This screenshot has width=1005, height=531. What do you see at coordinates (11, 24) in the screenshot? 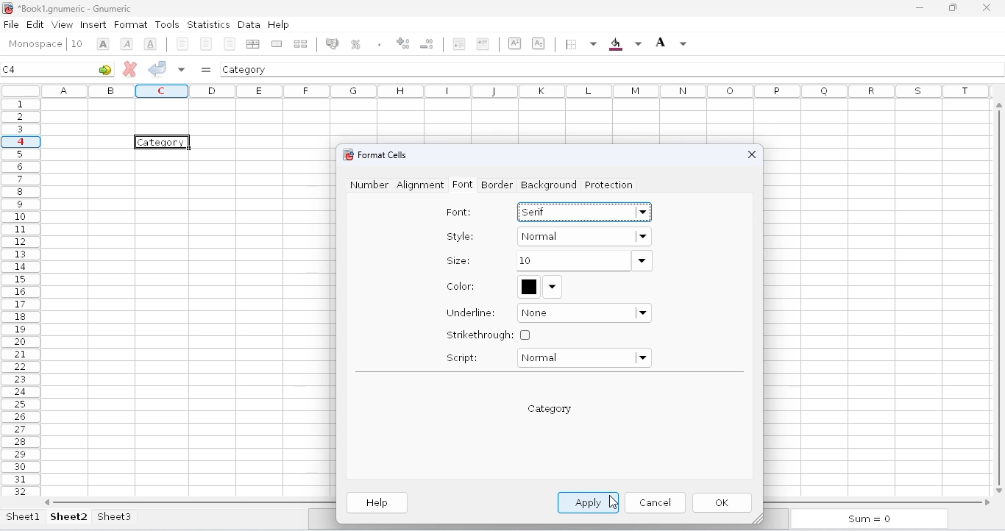
I see `file` at bounding box center [11, 24].